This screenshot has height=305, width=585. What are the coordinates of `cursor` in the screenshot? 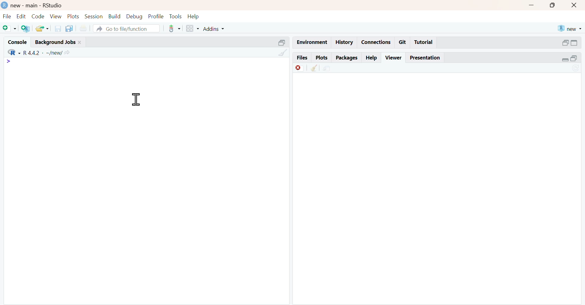 It's located at (137, 100).